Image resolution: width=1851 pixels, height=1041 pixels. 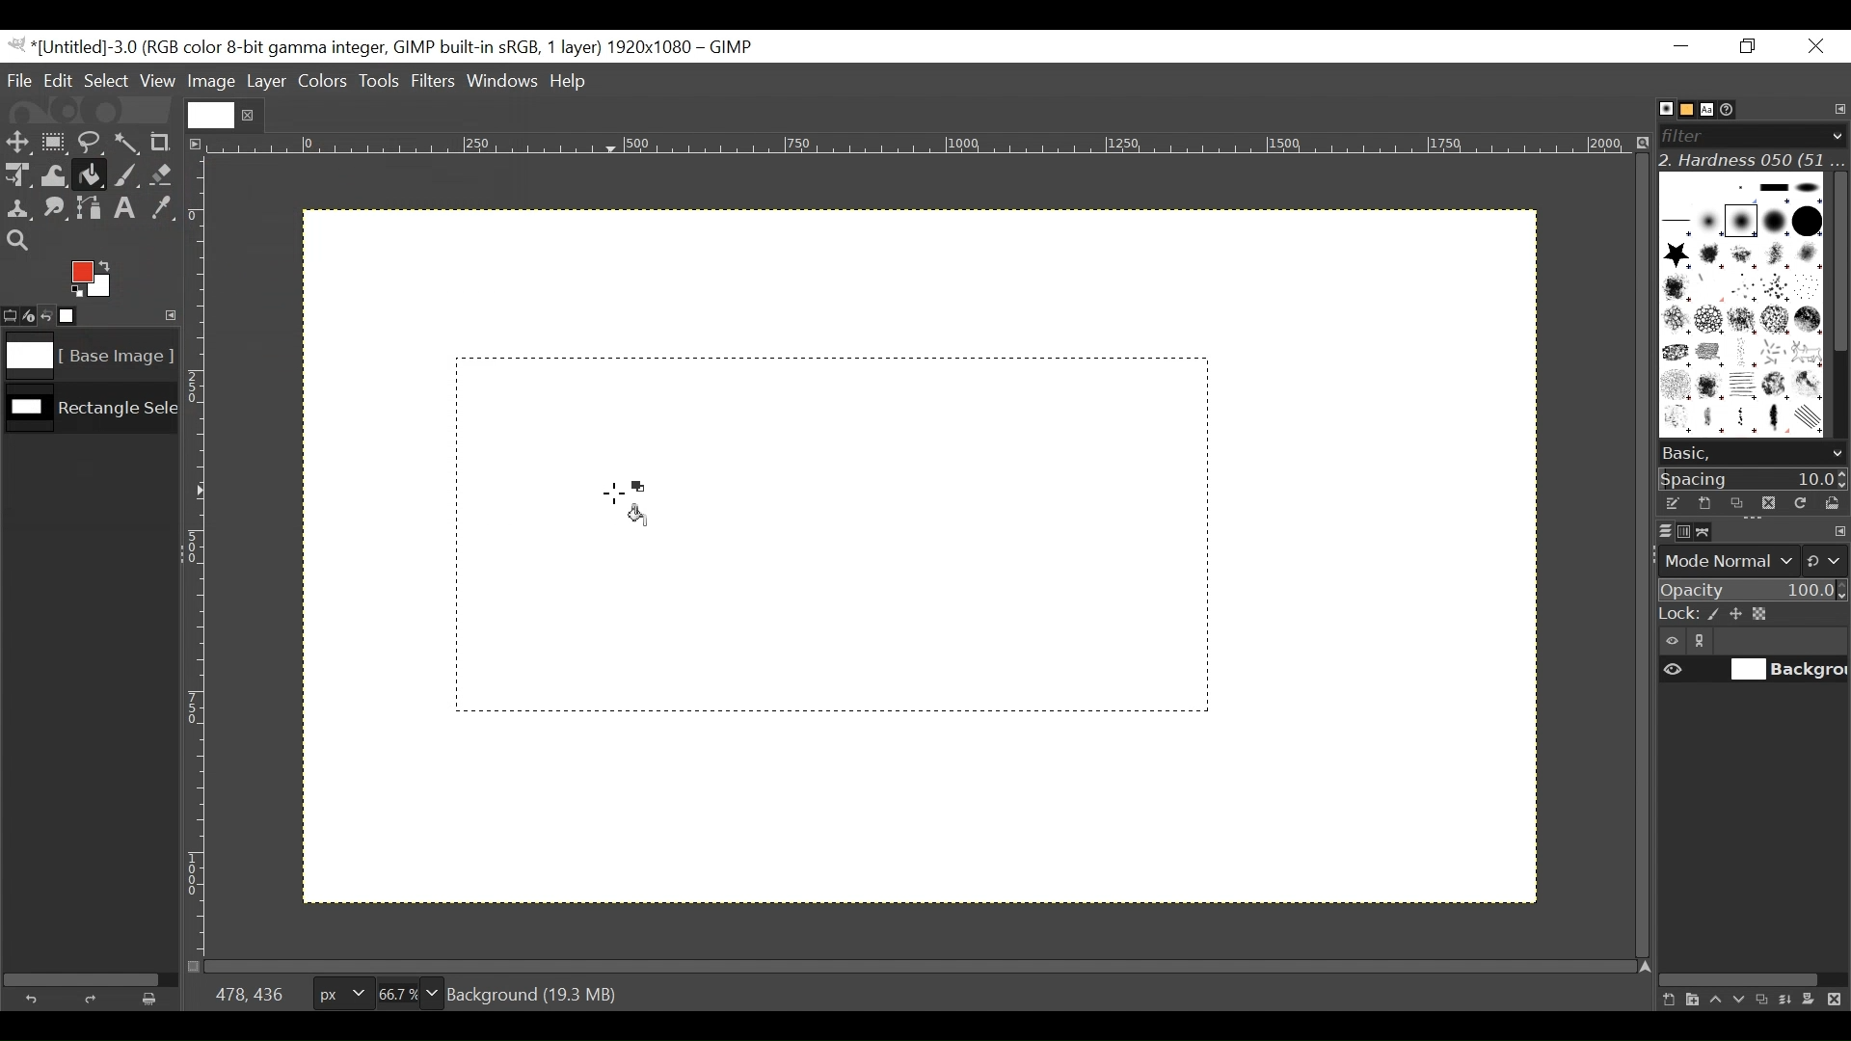 I want to click on Duplicate this layer, so click(x=1765, y=1000).